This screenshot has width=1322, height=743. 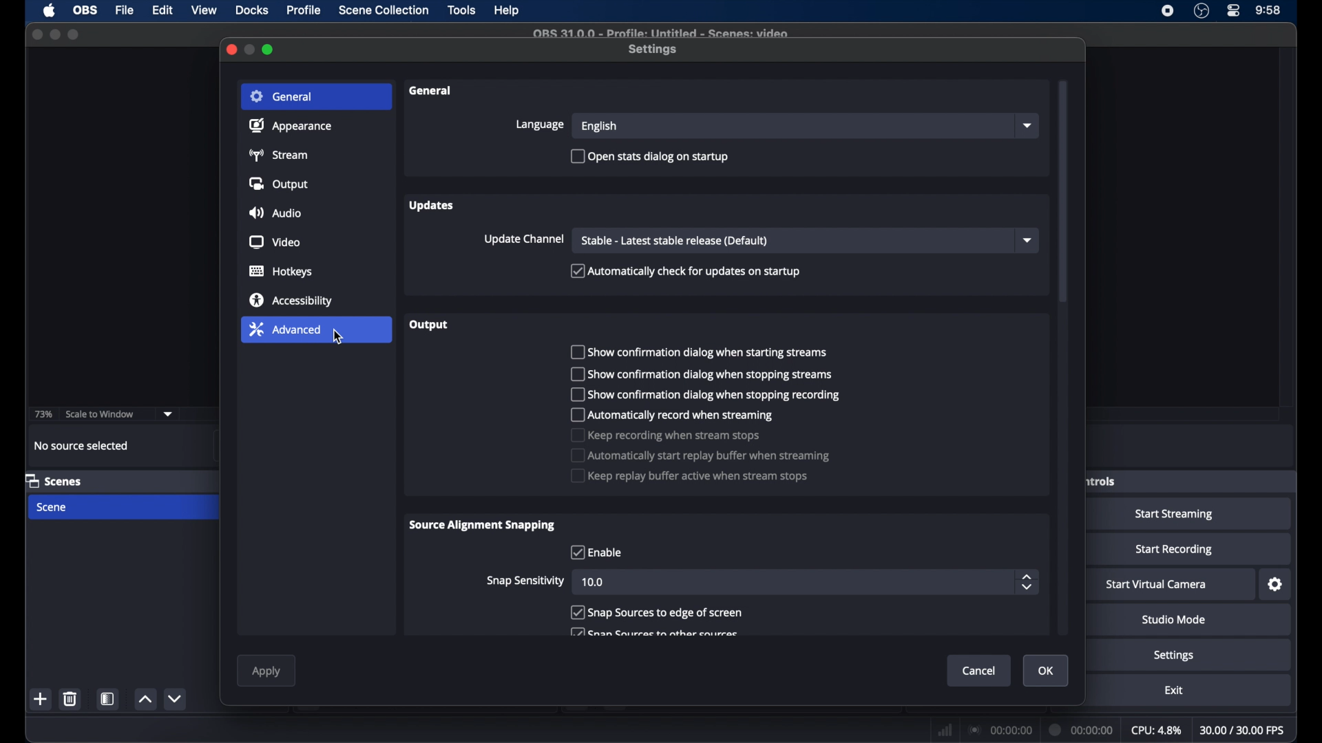 What do you see at coordinates (278, 184) in the screenshot?
I see `output` at bounding box center [278, 184].